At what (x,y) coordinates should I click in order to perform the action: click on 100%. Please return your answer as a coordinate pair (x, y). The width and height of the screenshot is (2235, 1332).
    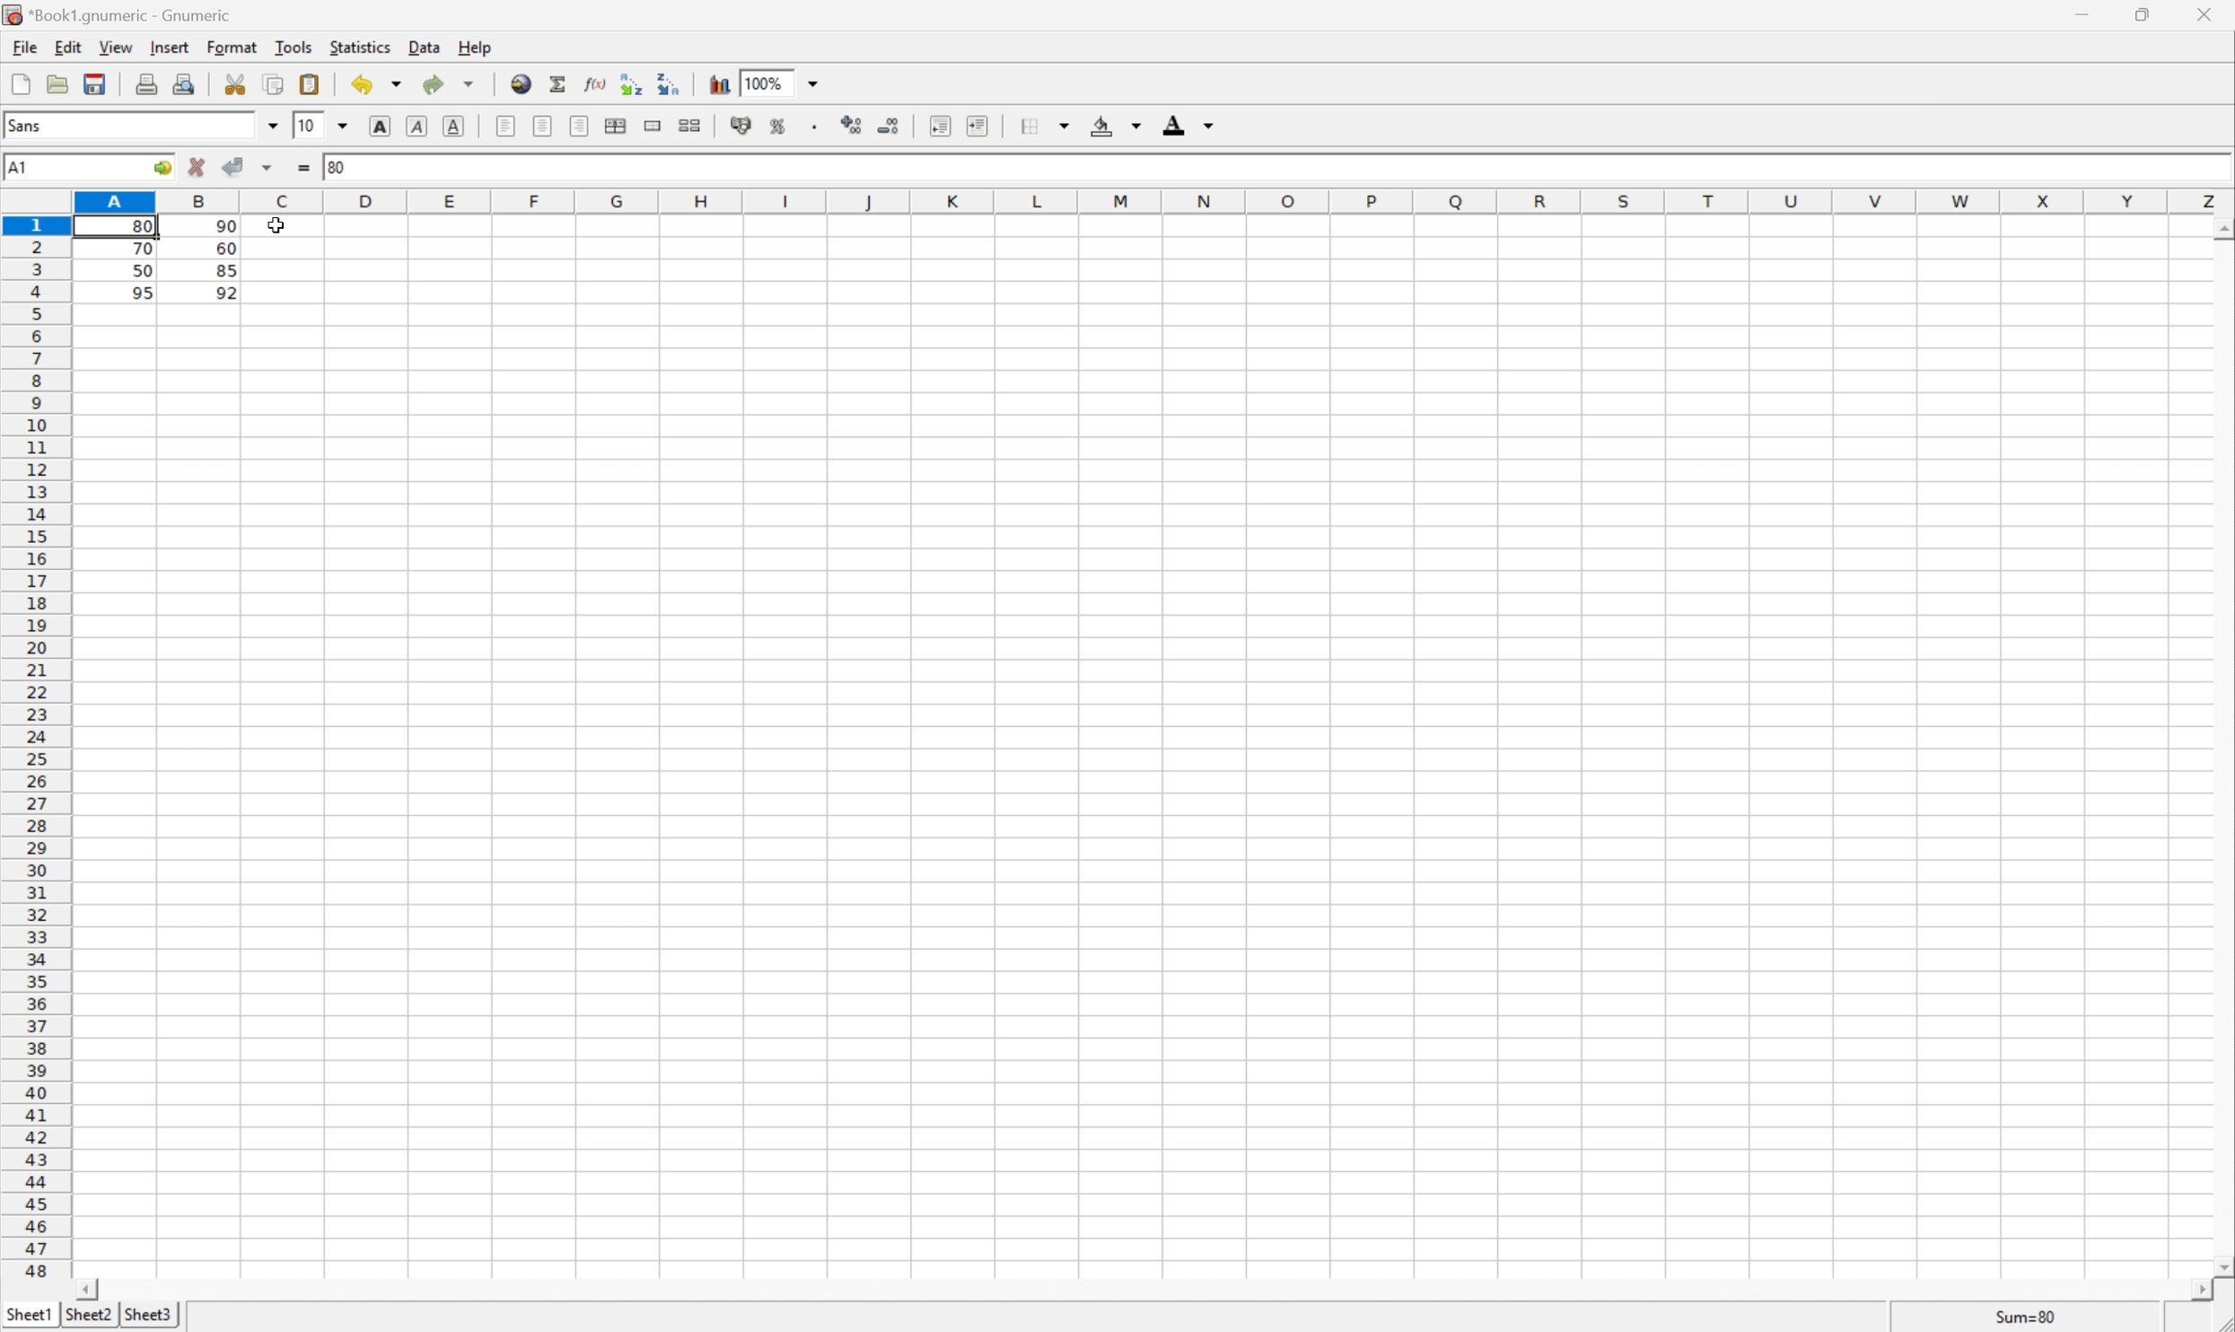
    Looking at the image, I should click on (776, 82).